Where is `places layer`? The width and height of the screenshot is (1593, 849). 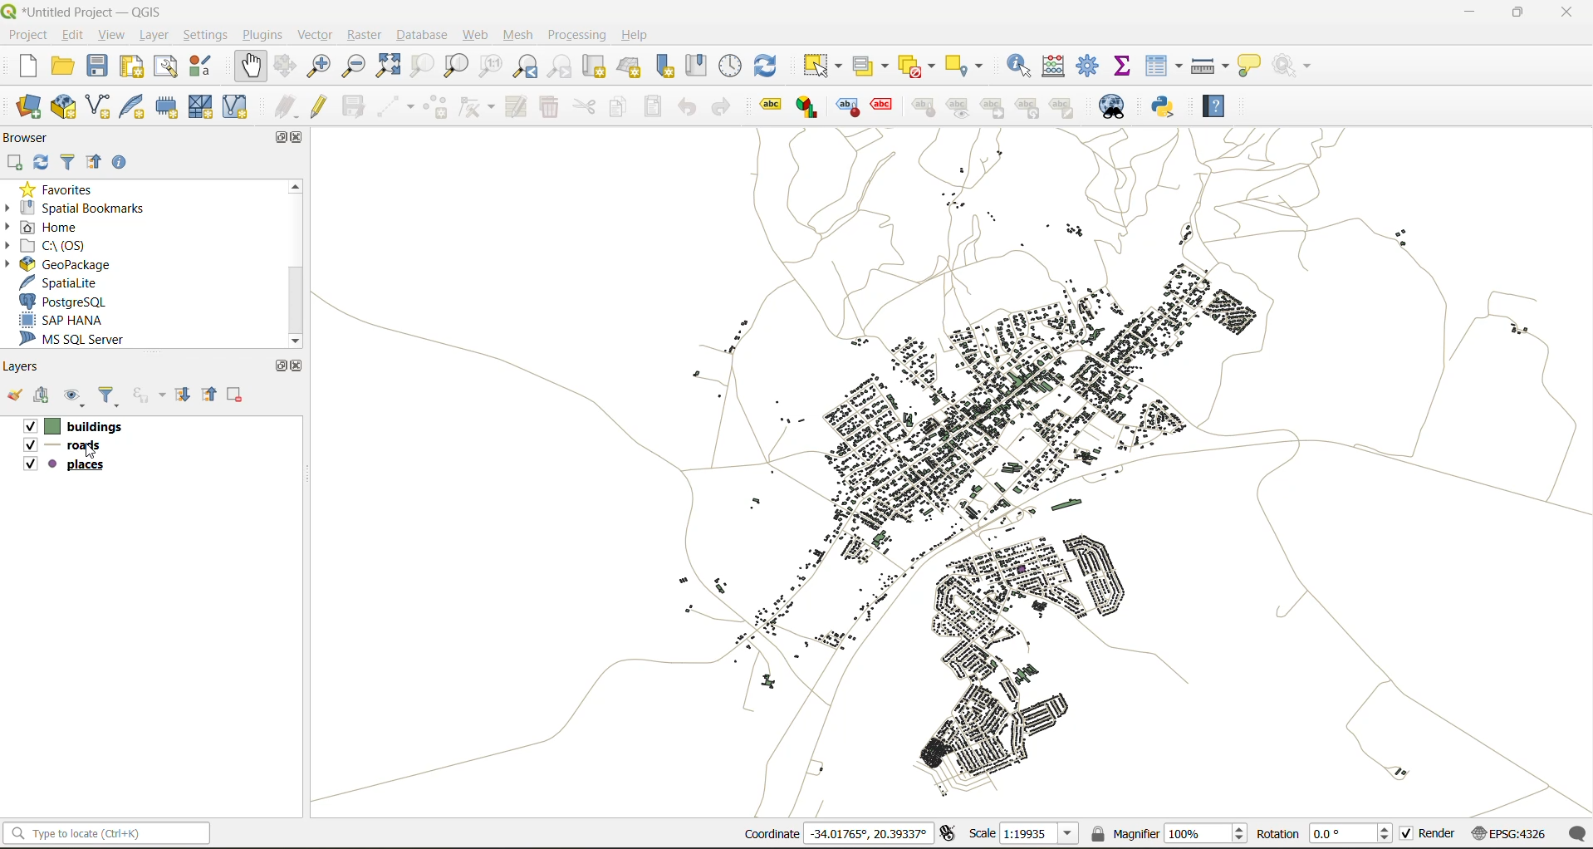
places layer is located at coordinates (79, 468).